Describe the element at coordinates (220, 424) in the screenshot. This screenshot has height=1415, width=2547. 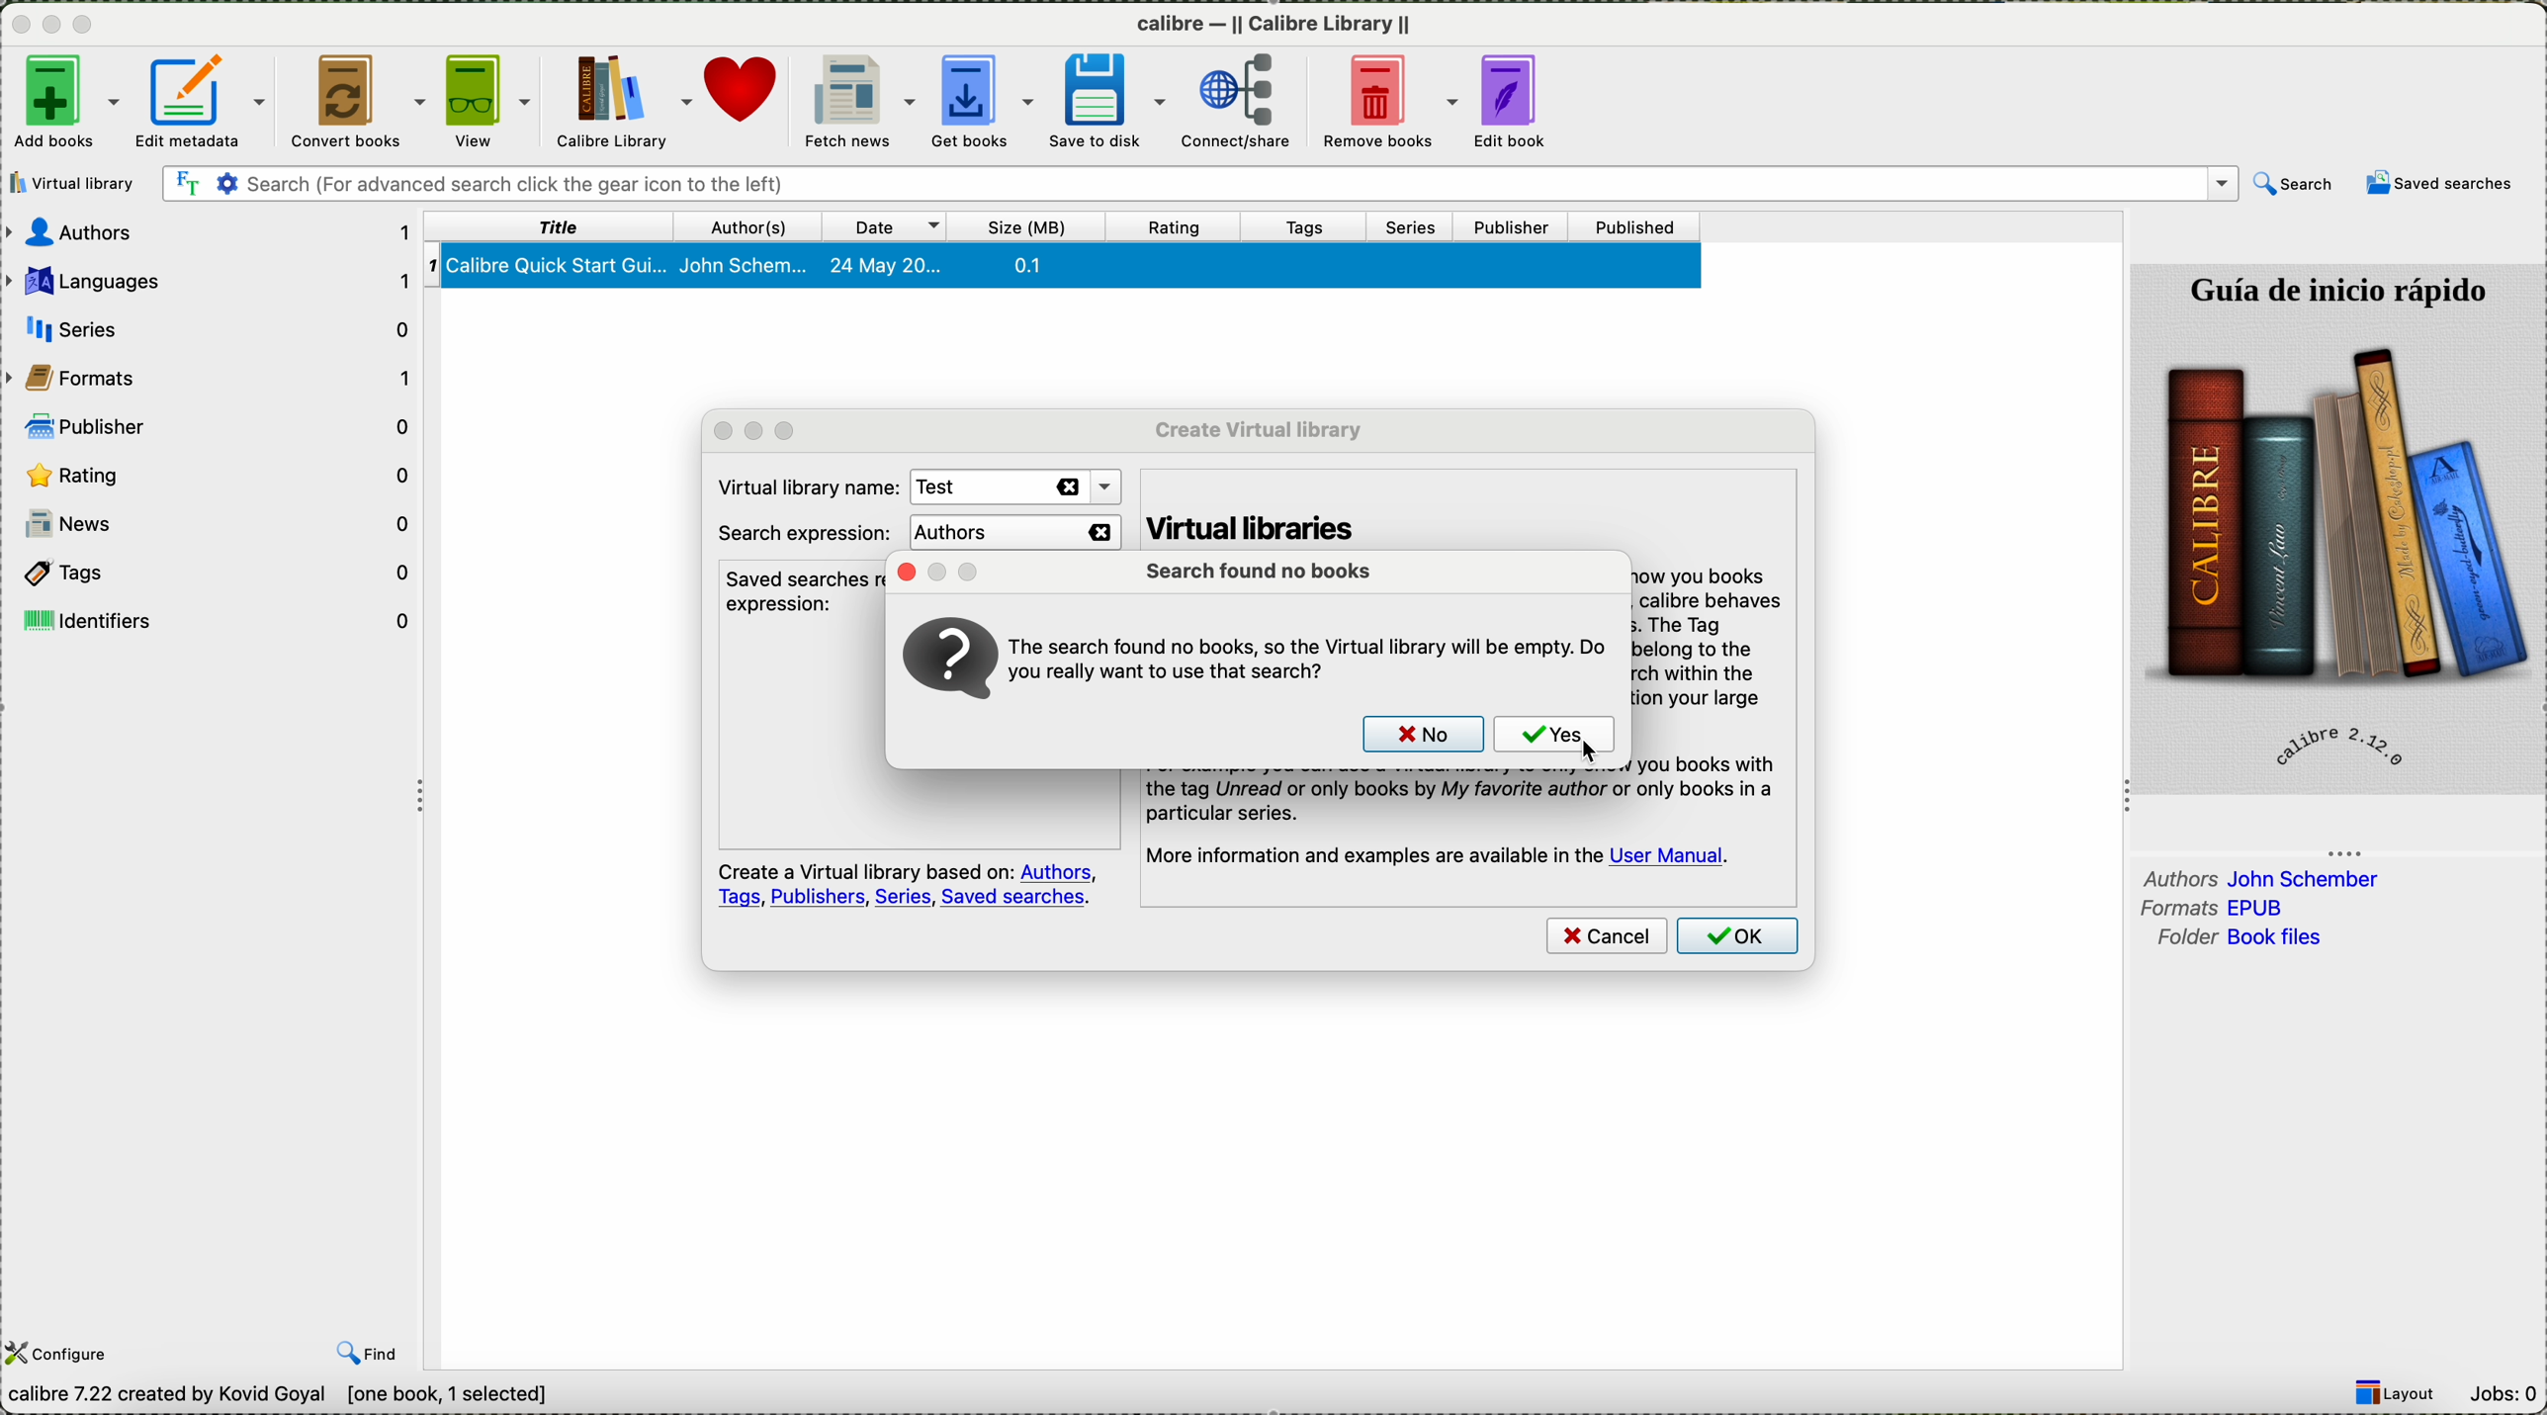
I see `publisher` at that location.